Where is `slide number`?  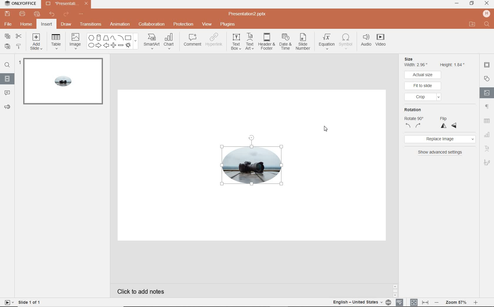
slide number is located at coordinates (304, 41).